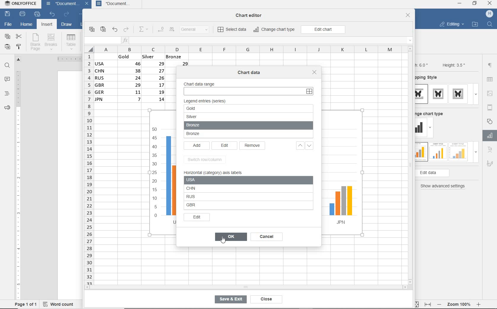  Describe the element at coordinates (7, 80) in the screenshot. I see `comments` at that location.